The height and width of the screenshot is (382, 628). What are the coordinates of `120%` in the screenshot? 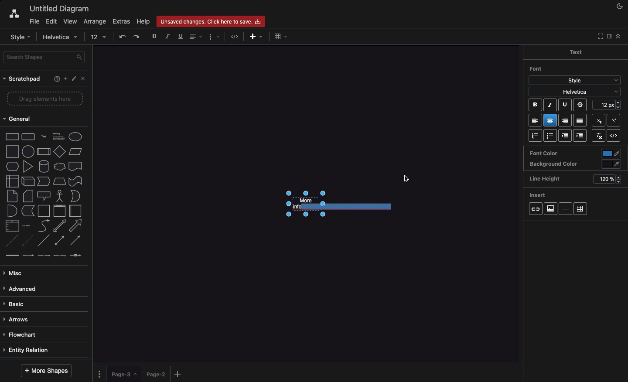 It's located at (606, 180).